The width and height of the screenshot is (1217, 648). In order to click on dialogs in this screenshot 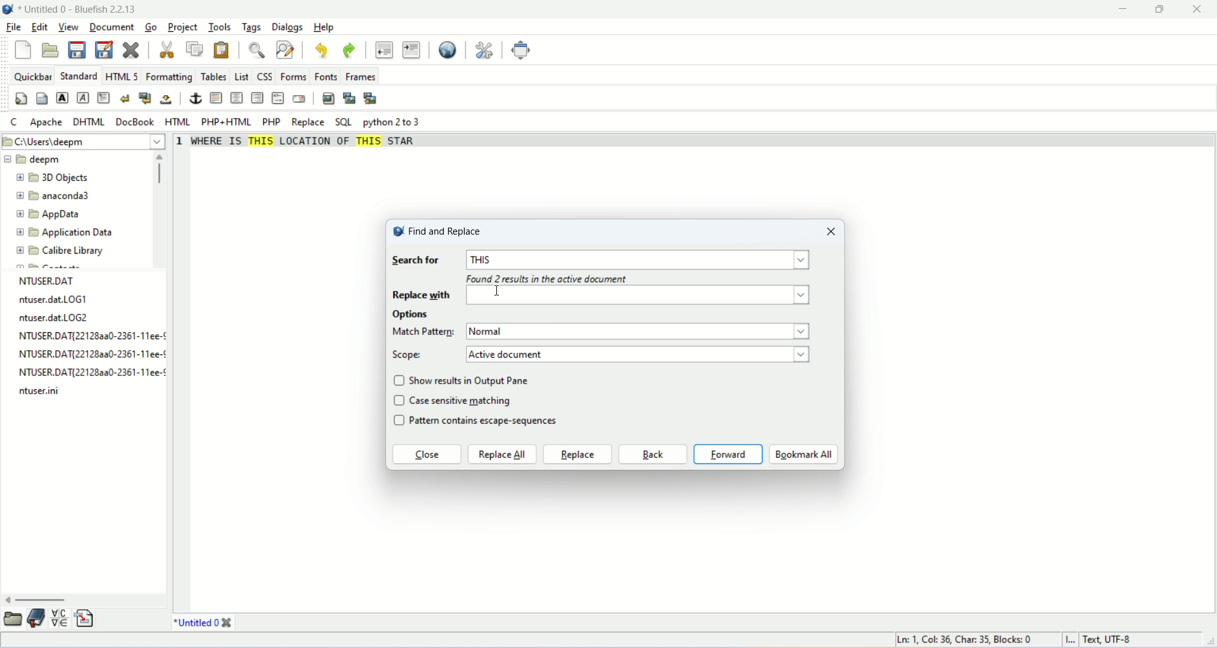, I will do `click(287, 27)`.